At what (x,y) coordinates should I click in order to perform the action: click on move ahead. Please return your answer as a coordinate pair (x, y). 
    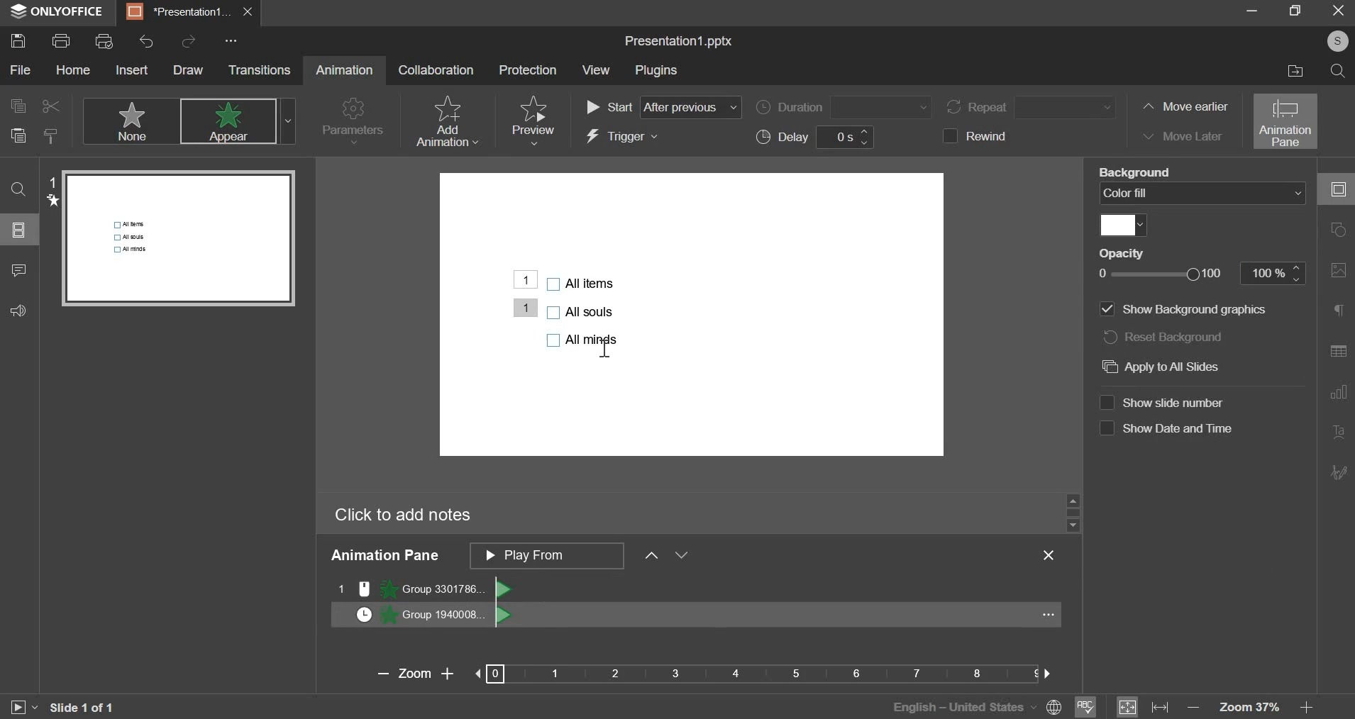
    Looking at the image, I should click on (651, 553).